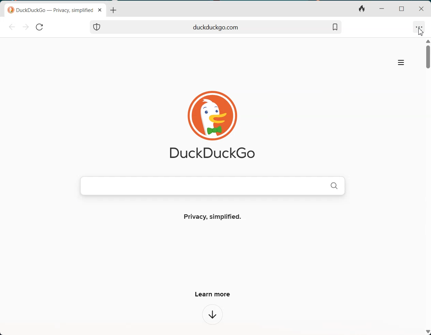 The width and height of the screenshot is (431, 335). Describe the element at coordinates (113, 10) in the screenshot. I see `Open new tab` at that location.